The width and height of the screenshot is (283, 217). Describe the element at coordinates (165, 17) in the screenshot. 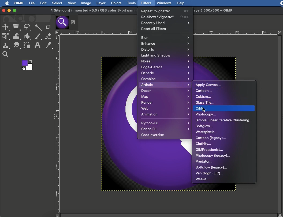

I see `Re-show vignette` at that location.